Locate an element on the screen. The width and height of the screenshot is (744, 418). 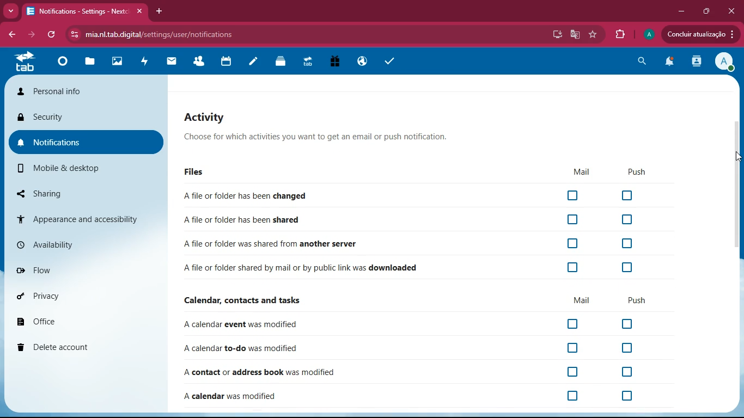
Calendar, contacts and tasks is located at coordinates (241, 302).